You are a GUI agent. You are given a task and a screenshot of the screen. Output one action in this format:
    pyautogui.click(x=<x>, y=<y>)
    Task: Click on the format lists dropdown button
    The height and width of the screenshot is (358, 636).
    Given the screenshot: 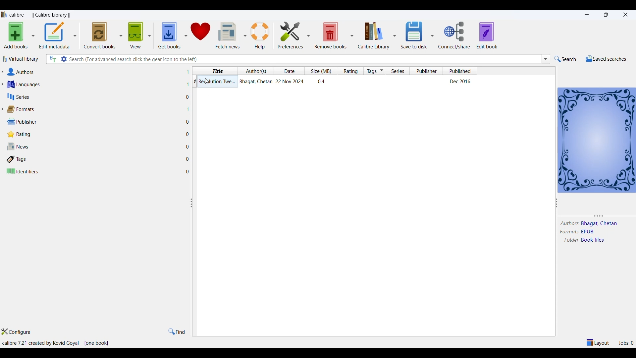 What is the action you would take?
    pyautogui.click(x=4, y=109)
    